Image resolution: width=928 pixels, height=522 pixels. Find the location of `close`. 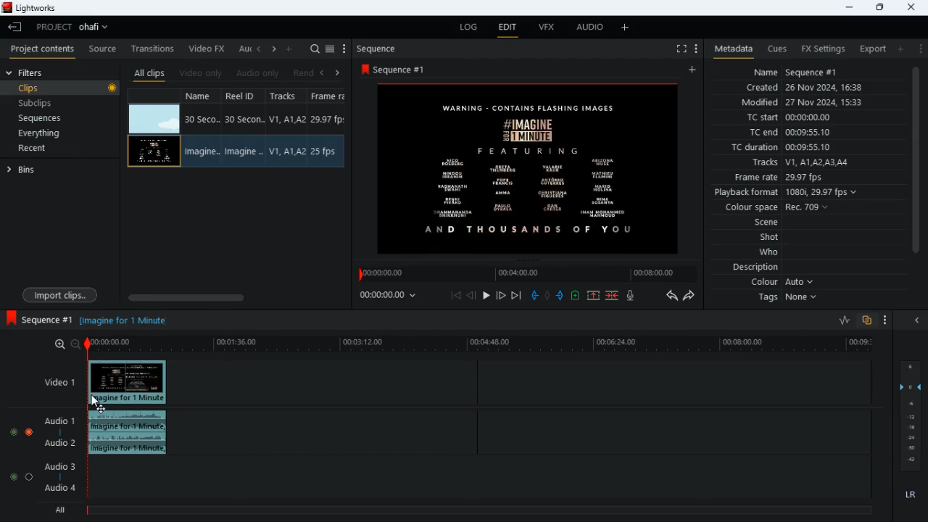

close is located at coordinates (919, 320).